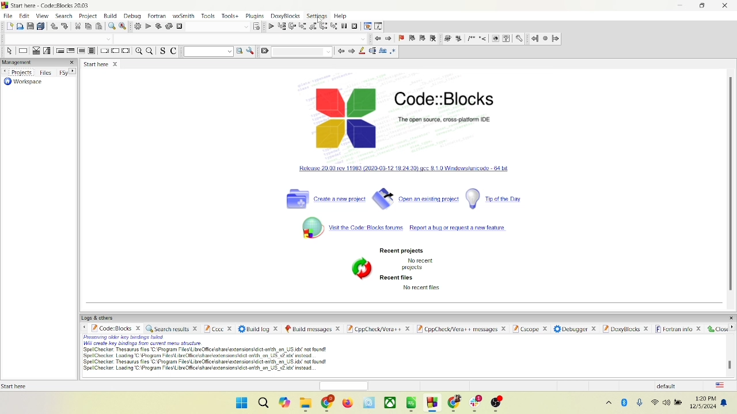  I want to click on build, so click(138, 26).